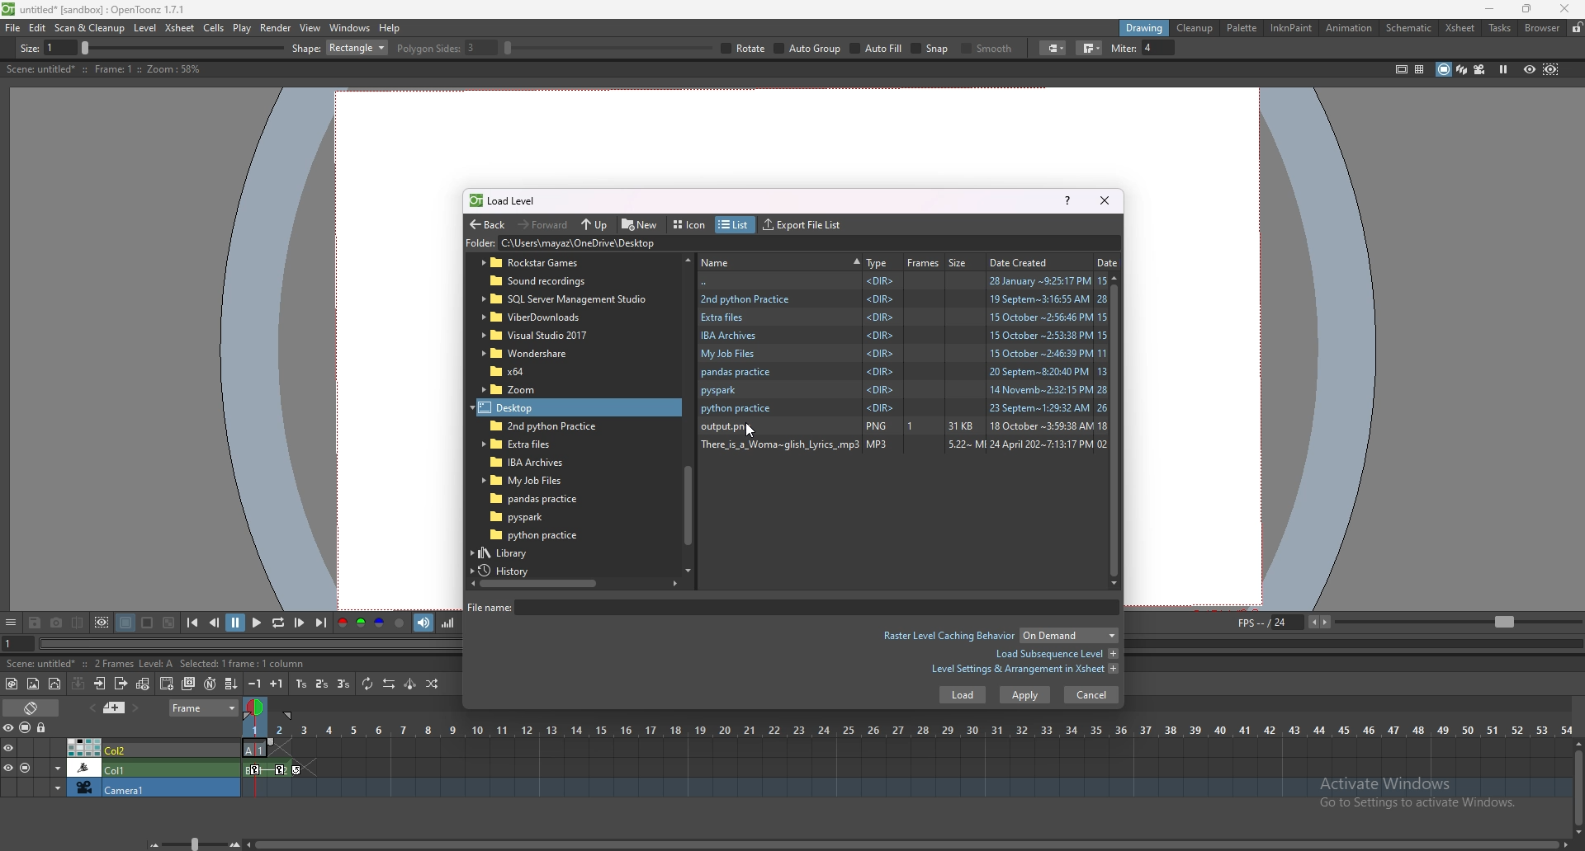 This screenshot has height=851, width=1585. Describe the element at coordinates (389, 684) in the screenshot. I see `reverse` at that location.